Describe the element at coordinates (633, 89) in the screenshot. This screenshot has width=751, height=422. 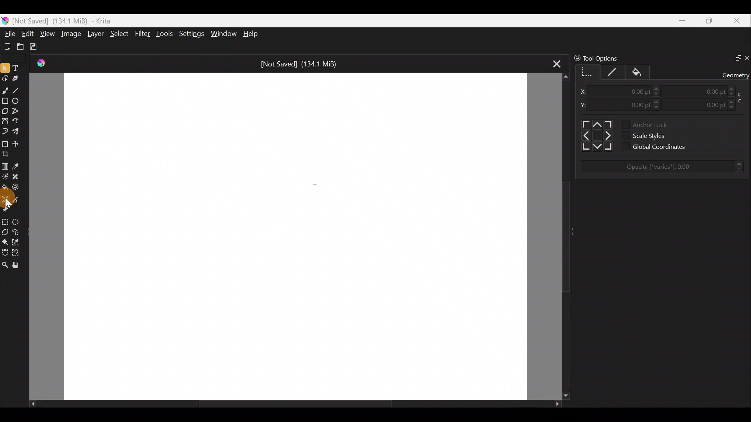
I see `0.00pt` at that location.